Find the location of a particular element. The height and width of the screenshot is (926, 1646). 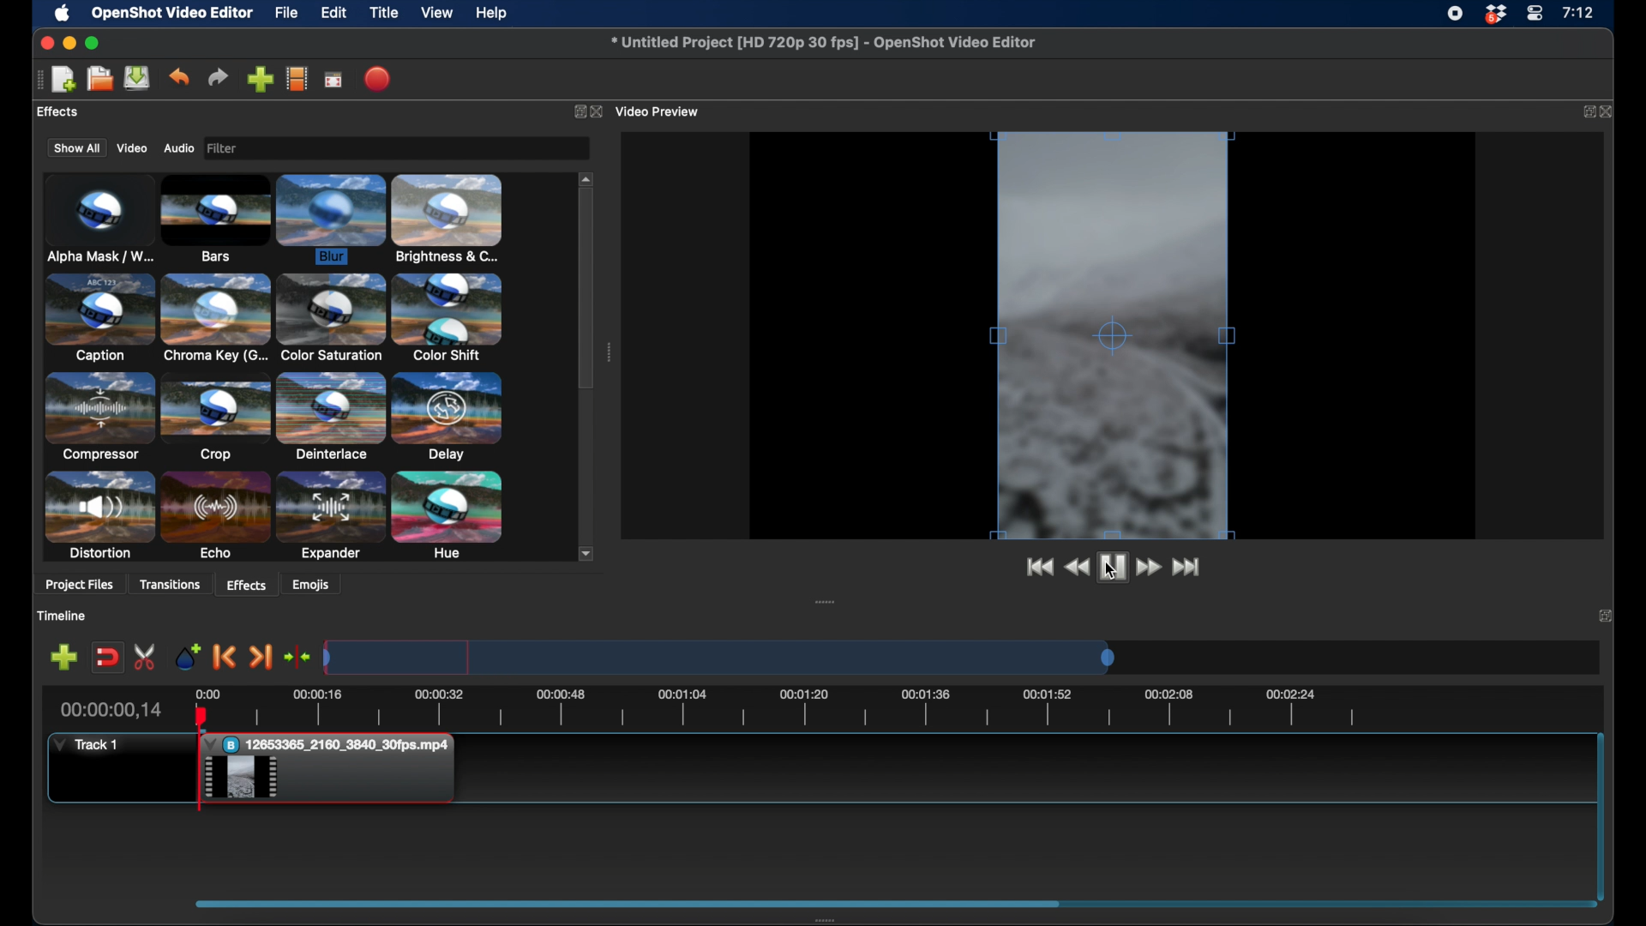

drag handle is located at coordinates (628, 902).